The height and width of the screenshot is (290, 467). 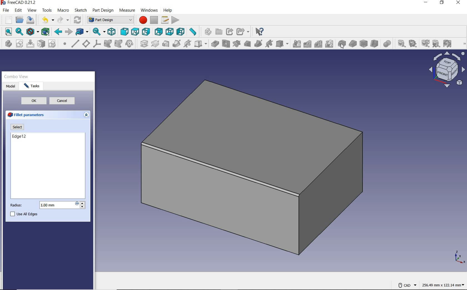 What do you see at coordinates (424, 44) in the screenshot?
I see `refresh` at bounding box center [424, 44].